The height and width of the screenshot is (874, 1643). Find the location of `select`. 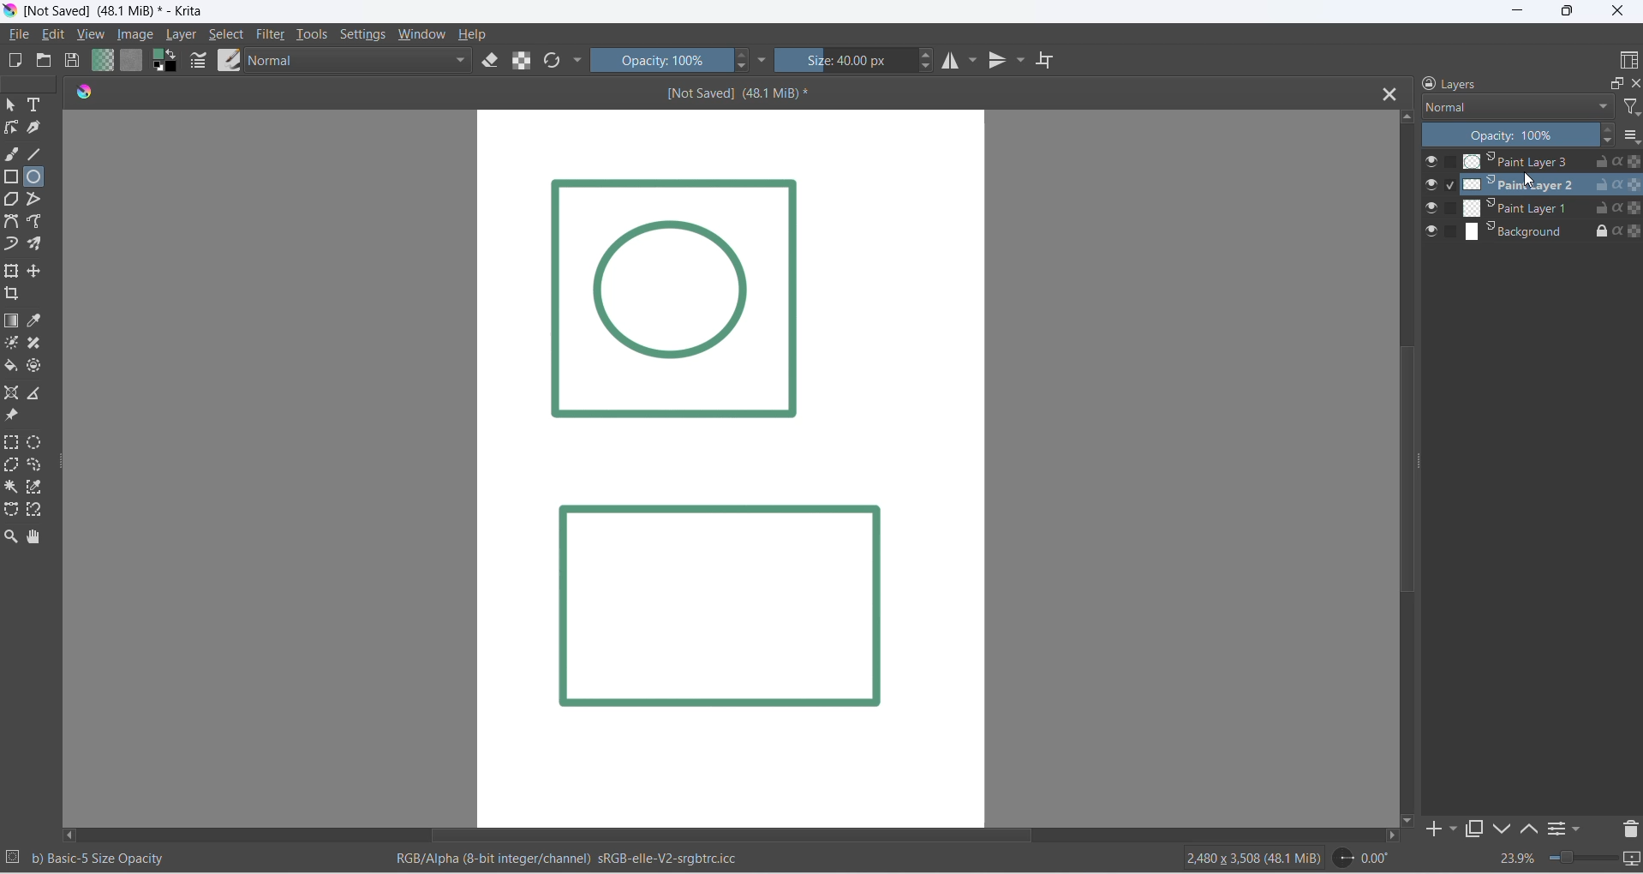

select is located at coordinates (12, 105).